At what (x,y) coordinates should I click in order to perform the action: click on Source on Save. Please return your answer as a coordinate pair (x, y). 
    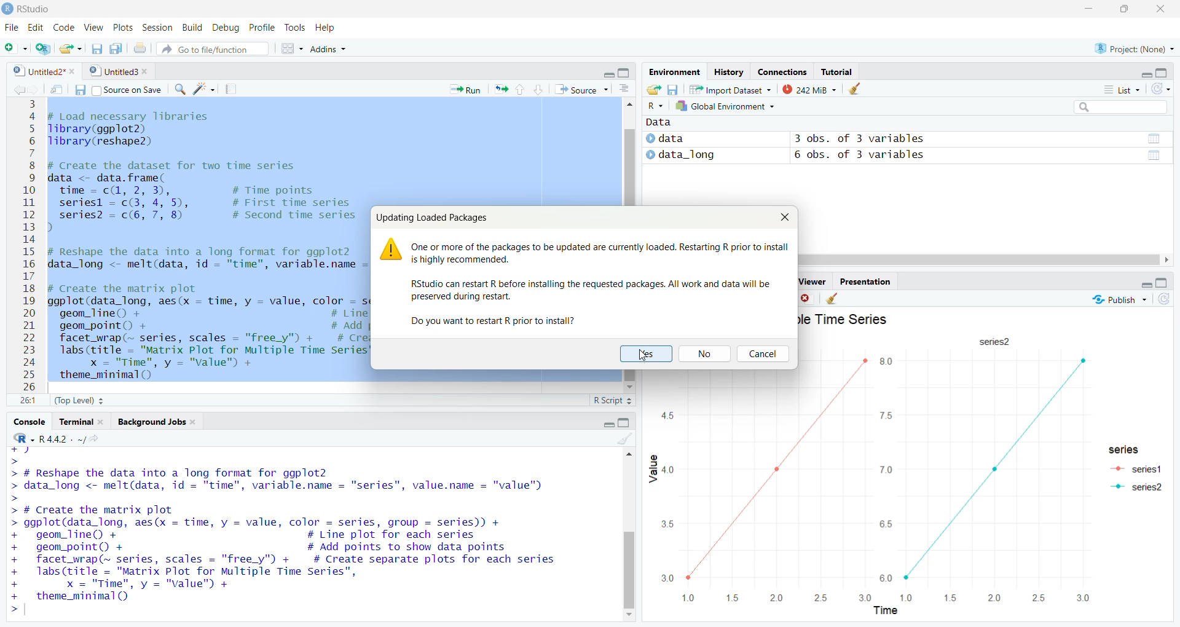
    Looking at the image, I should click on (118, 89).